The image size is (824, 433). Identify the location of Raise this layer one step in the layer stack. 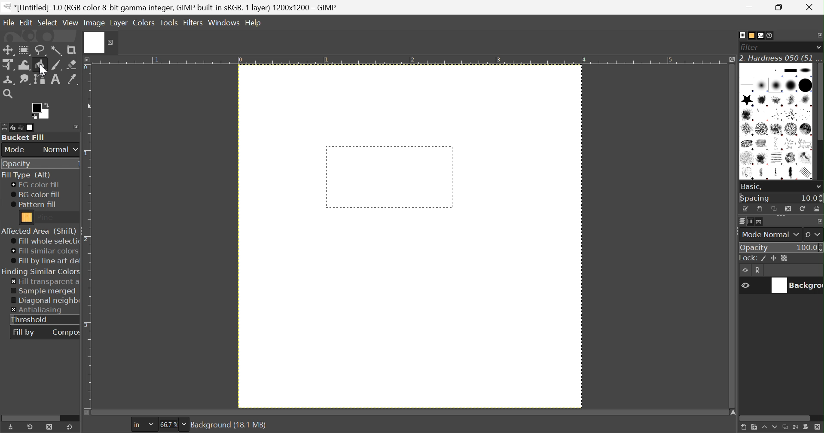
(764, 428).